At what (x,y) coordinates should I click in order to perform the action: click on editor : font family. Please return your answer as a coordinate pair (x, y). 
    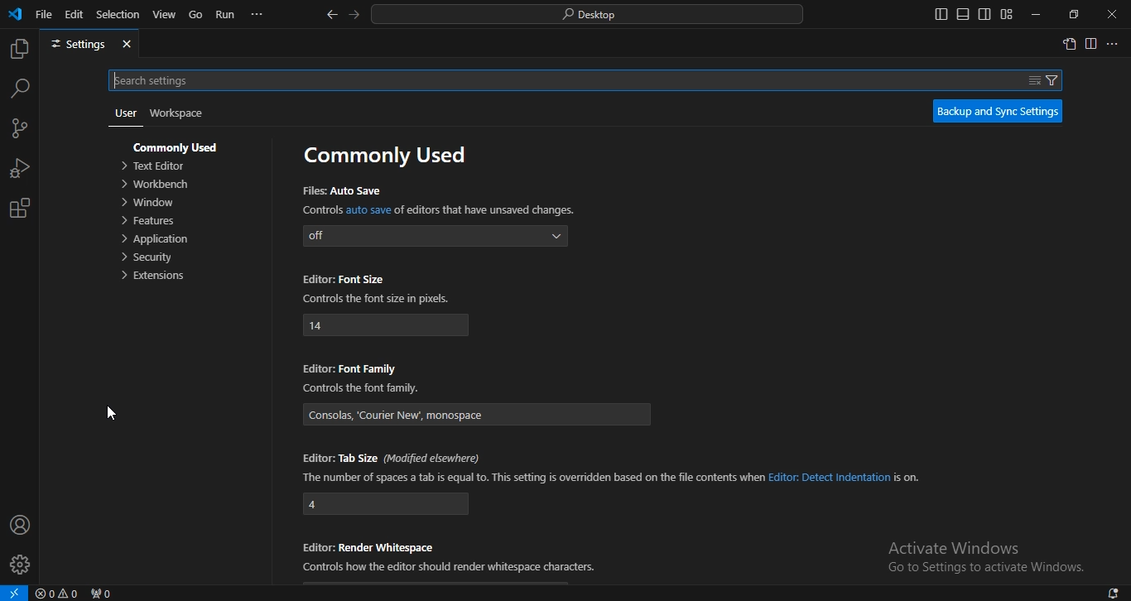
    Looking at the image, I should click on (478, 414).